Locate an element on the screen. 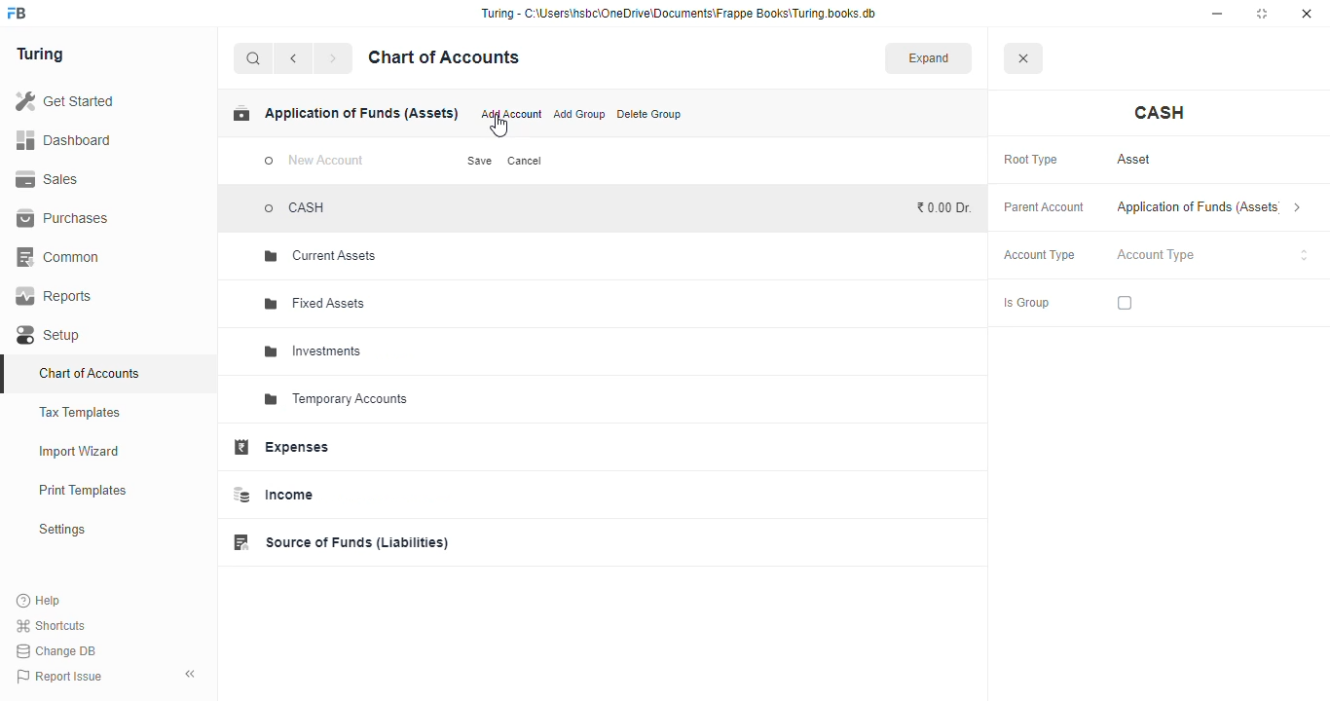  shortcuts is located at coordinates (52, 625).